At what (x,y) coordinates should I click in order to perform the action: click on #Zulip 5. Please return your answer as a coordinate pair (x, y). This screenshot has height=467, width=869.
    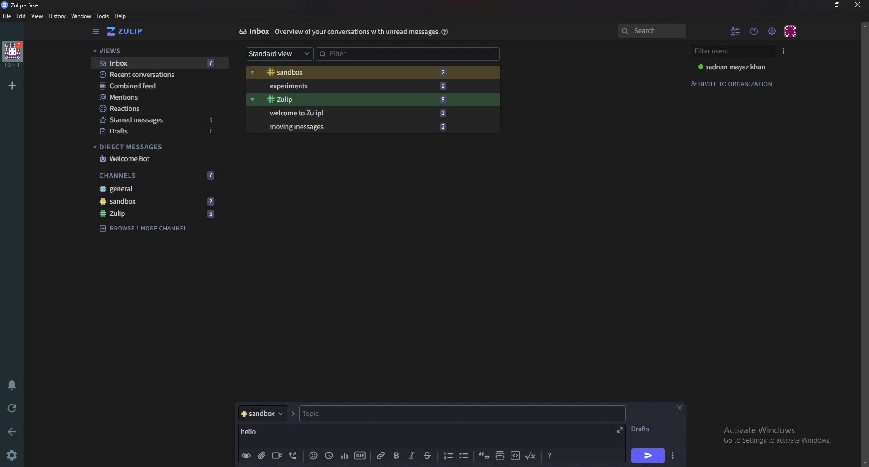
    Looking at the image, I should click on (160, 213).